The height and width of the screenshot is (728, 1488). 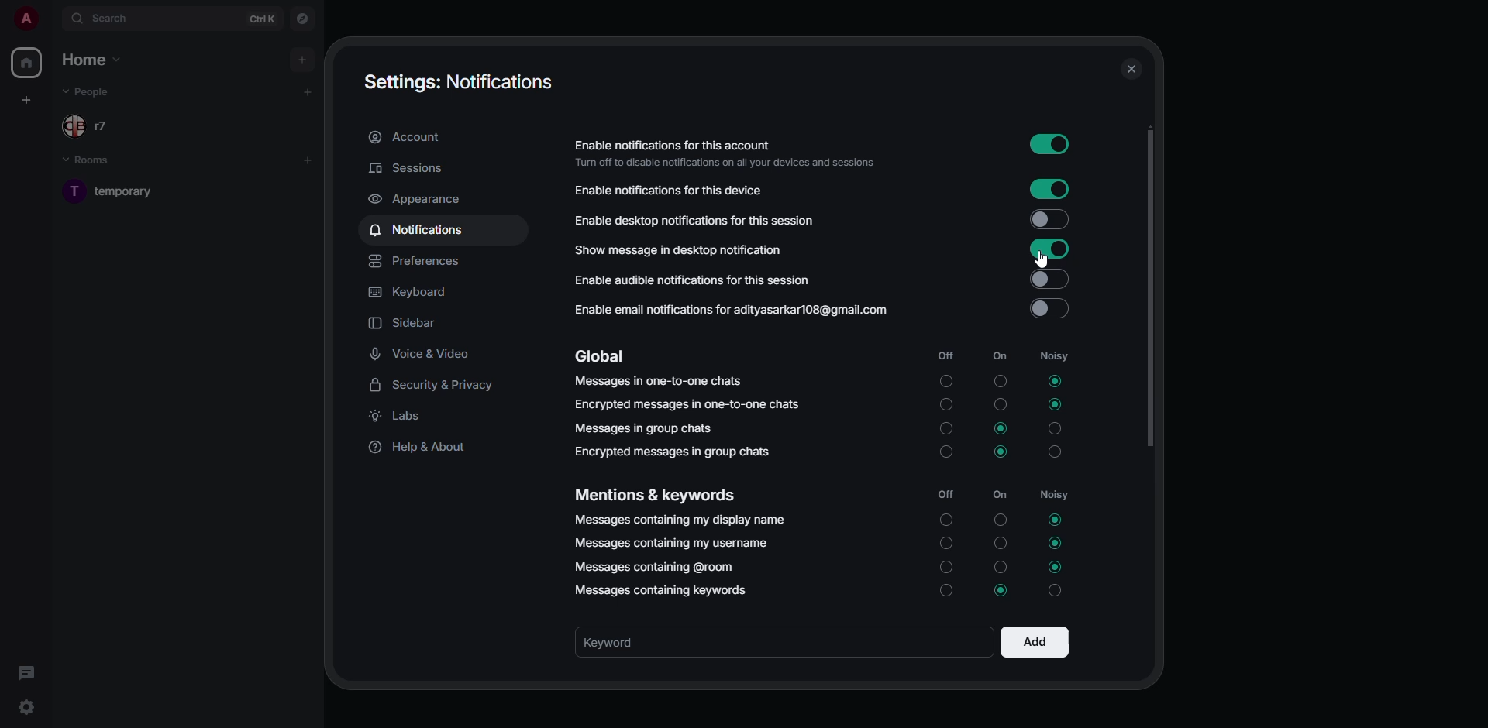 What do you see at coordinates (1001, 380) in the screenshot?
I see `On Unselected` at bounding box center [1001, 380].